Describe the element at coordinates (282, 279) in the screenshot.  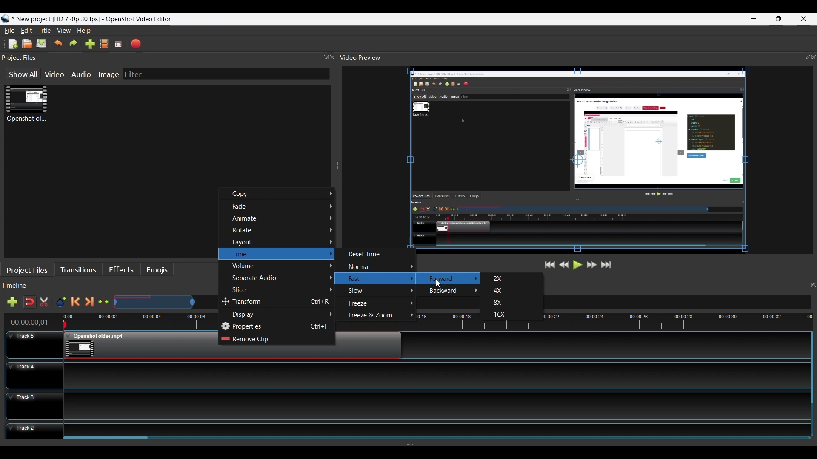
I see `Separate Audio` at that location.